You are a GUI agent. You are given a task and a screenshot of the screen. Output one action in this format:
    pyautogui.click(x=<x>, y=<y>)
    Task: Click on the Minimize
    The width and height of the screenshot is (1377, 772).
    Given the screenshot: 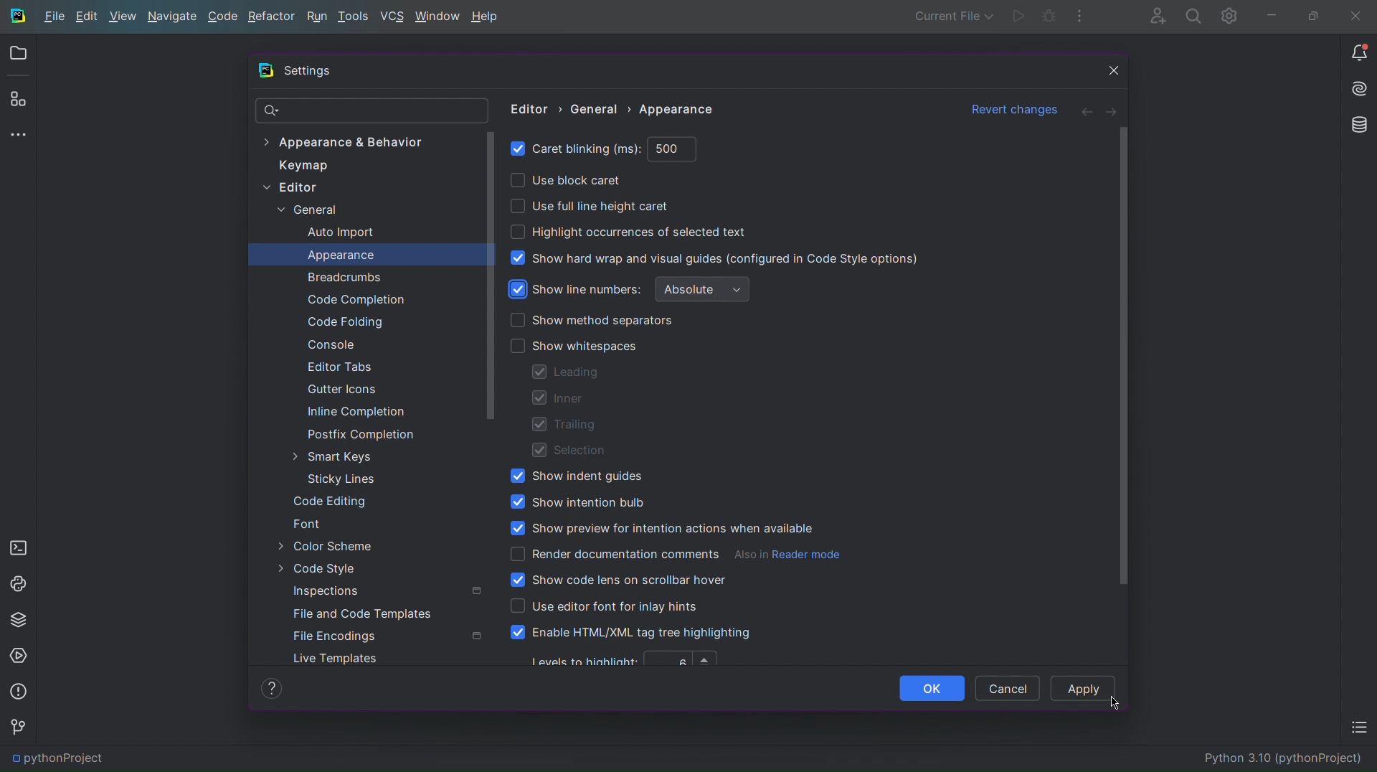 What is the action you would take?
    pyautogui.click(x=1270, y=15)
    